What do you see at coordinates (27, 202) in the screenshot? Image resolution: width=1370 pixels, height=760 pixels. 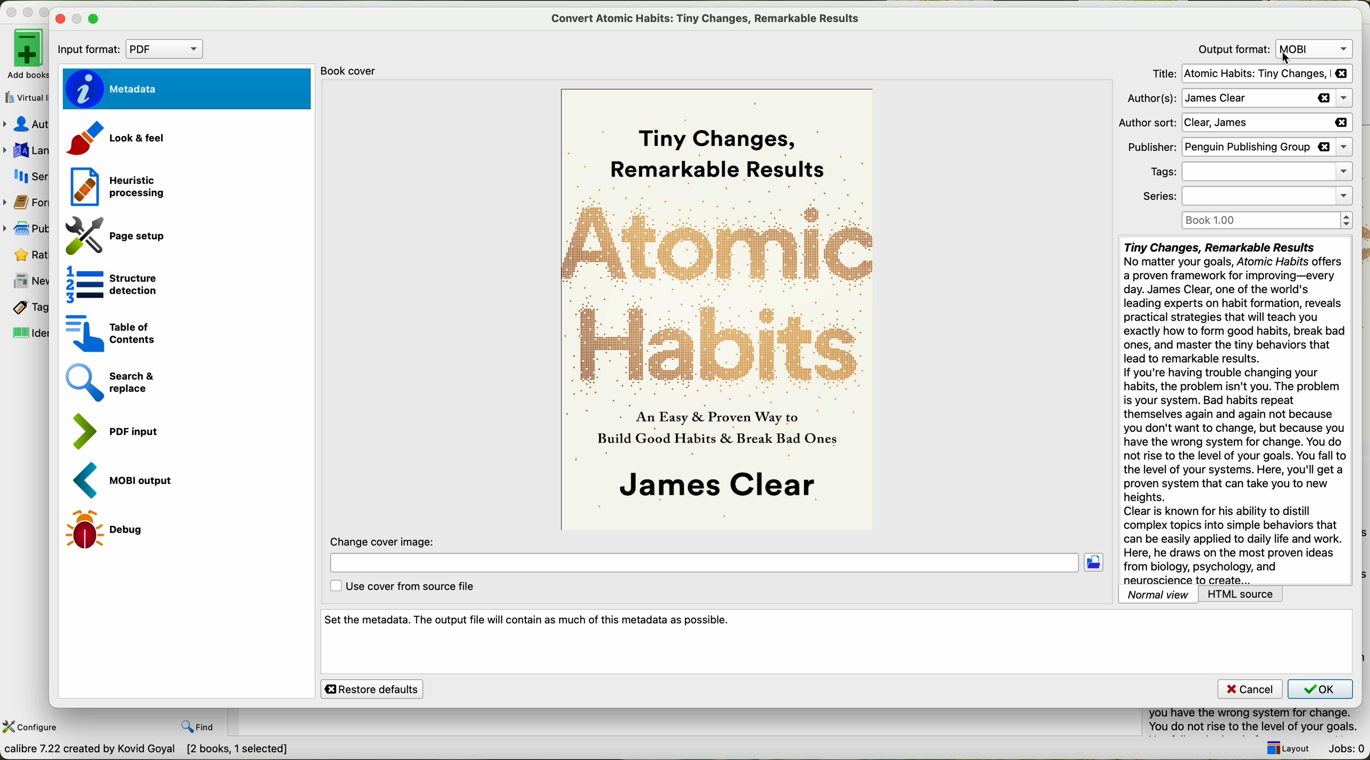 I see `formats` at bounding box center [27, 202].